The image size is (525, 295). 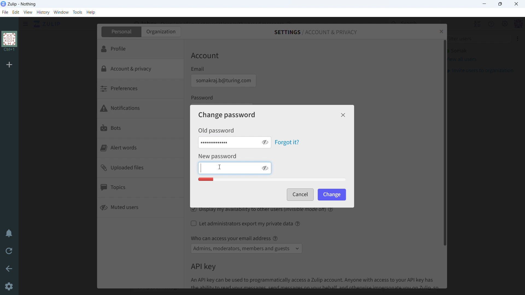 I want to click on scrollbar, so click(x=445, y=142).